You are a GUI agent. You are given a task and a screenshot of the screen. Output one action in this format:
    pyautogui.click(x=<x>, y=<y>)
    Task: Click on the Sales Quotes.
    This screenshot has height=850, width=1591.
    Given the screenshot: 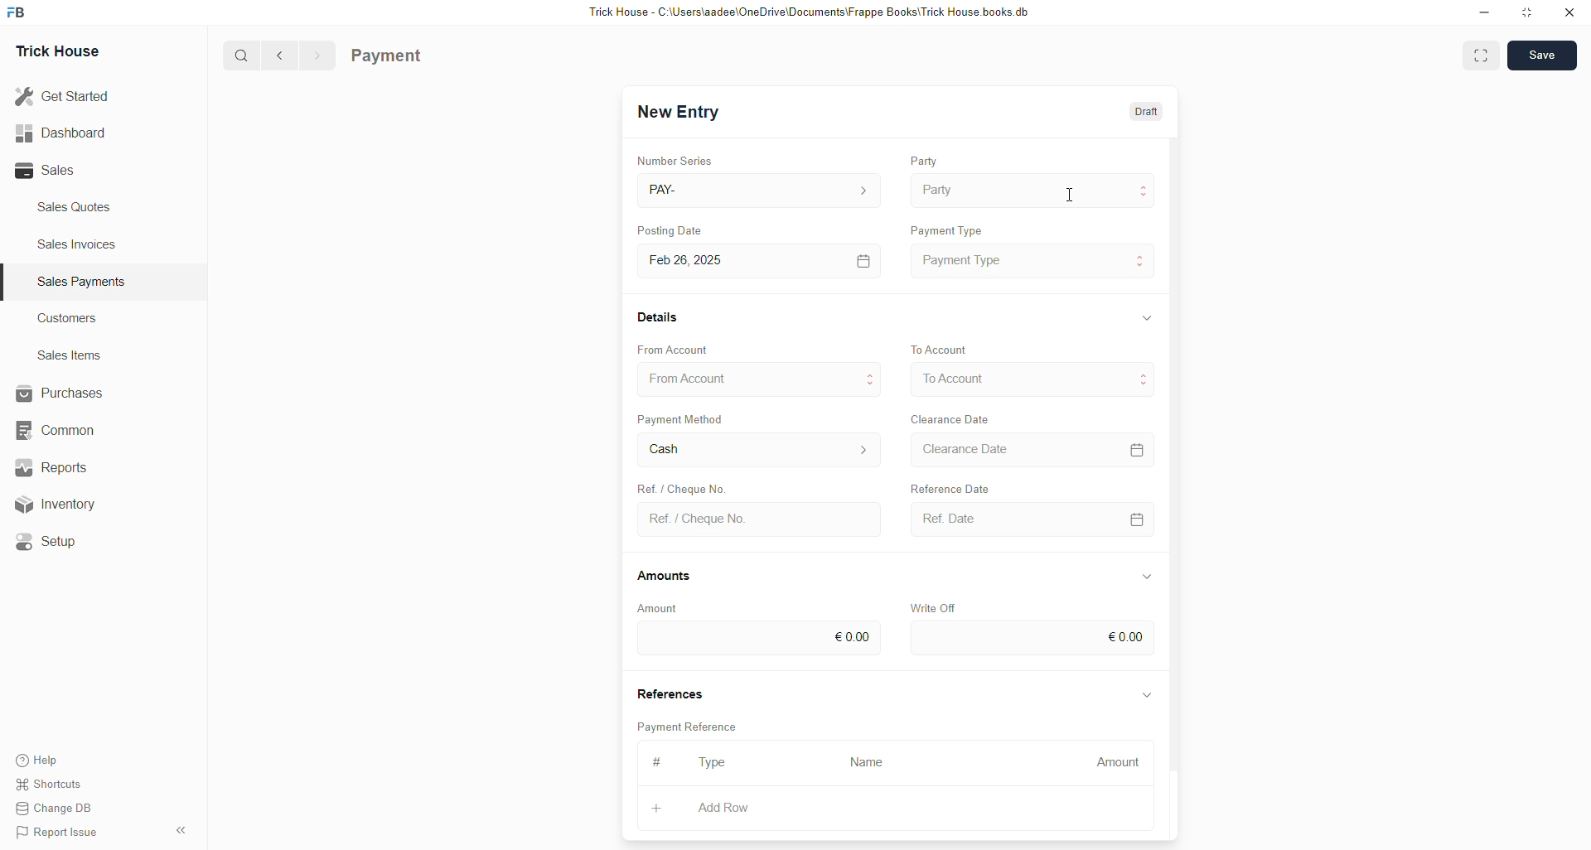 What is the action you would take?
    pyautogui.click(x=76, y=206)
    